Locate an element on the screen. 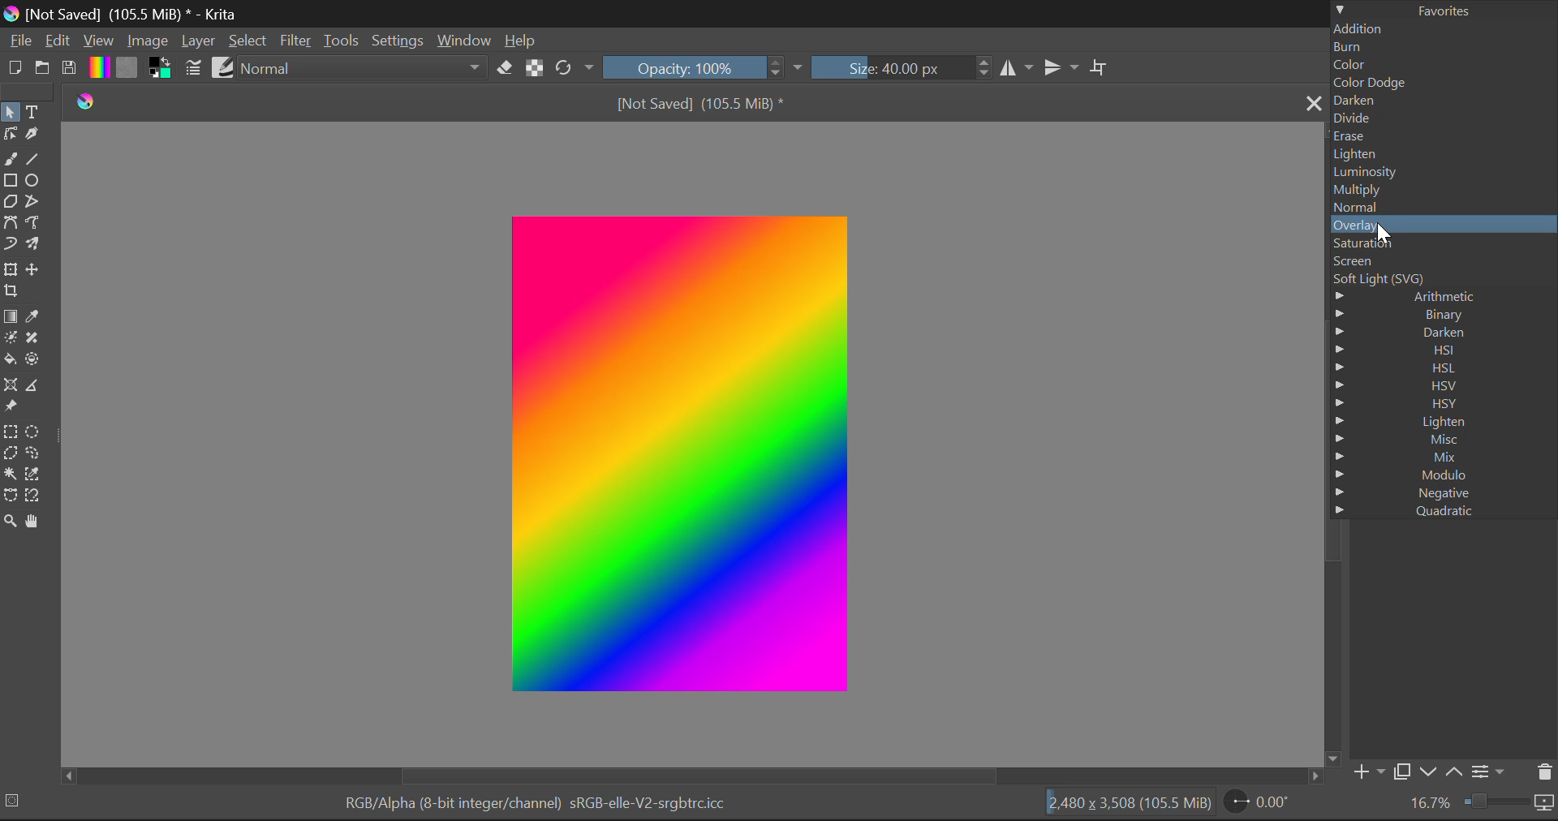 The image size is (1558, 821). Color is located at coordinates (1442, 65).